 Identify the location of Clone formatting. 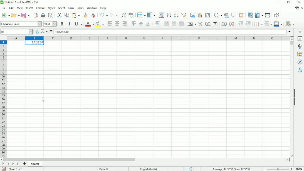
(85, 15).